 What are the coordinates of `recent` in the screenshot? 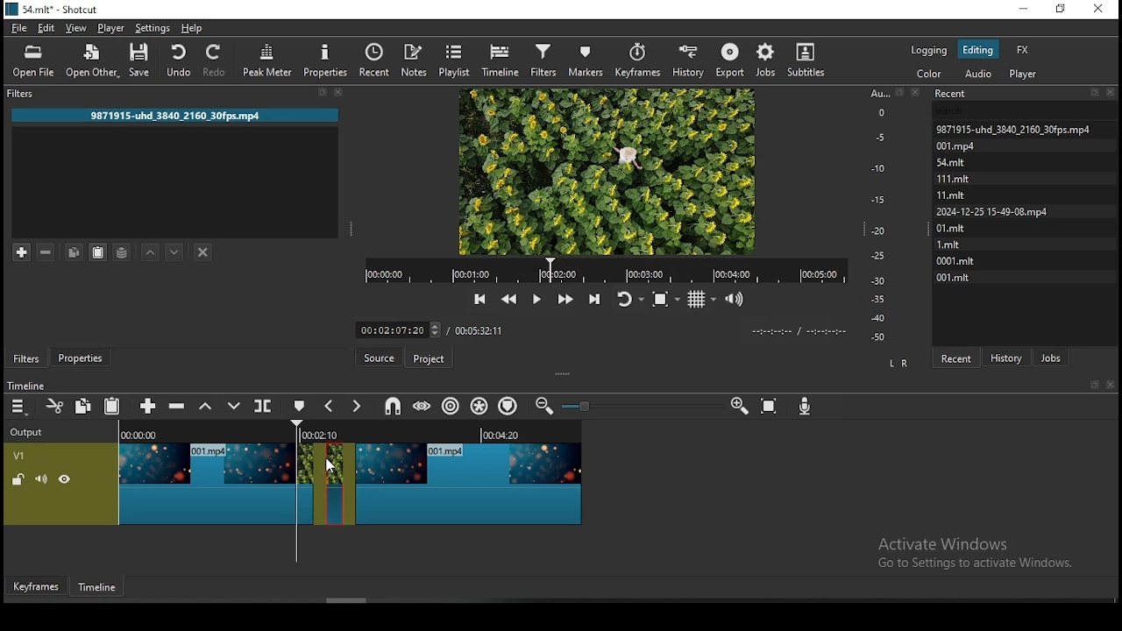 It's located at (375, 62).